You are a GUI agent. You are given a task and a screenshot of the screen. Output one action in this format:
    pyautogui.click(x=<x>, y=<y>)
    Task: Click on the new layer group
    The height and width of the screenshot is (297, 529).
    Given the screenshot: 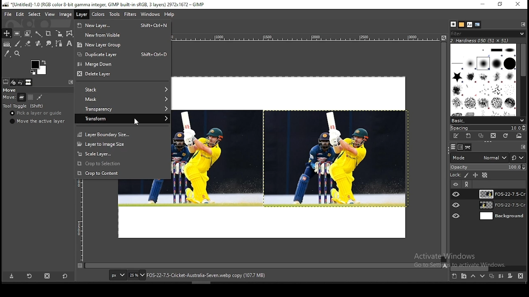 What is the action you would take?
    pyautogui.click(x=123, y=44)
    